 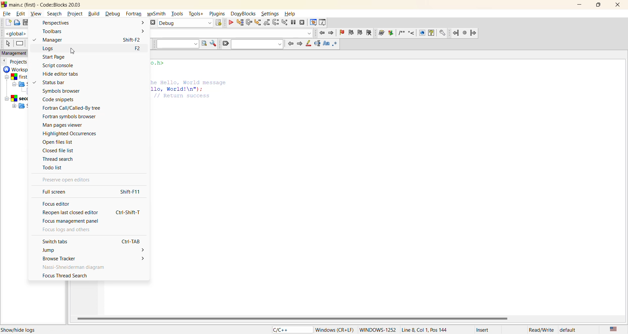 What do you see at coordinates (71, 212) in the screenshot?
I see `reopens last editor` at bounding box center [71, 212].